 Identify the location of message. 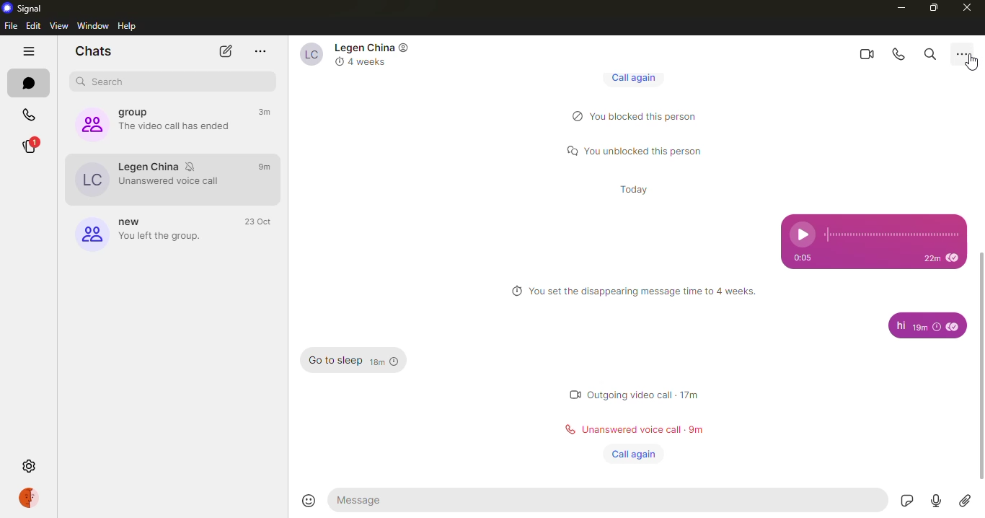
(333, 361).